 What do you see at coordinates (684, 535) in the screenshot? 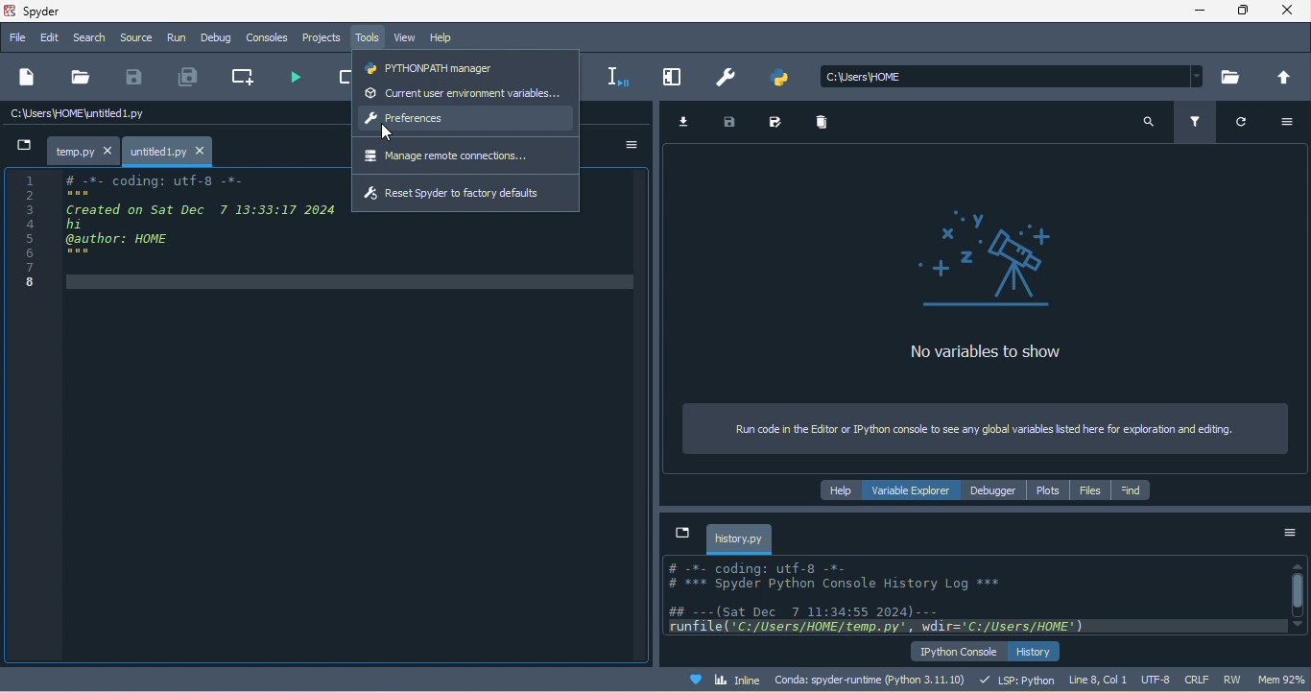
I see `browse tabs` at bounding box center [684, 535].